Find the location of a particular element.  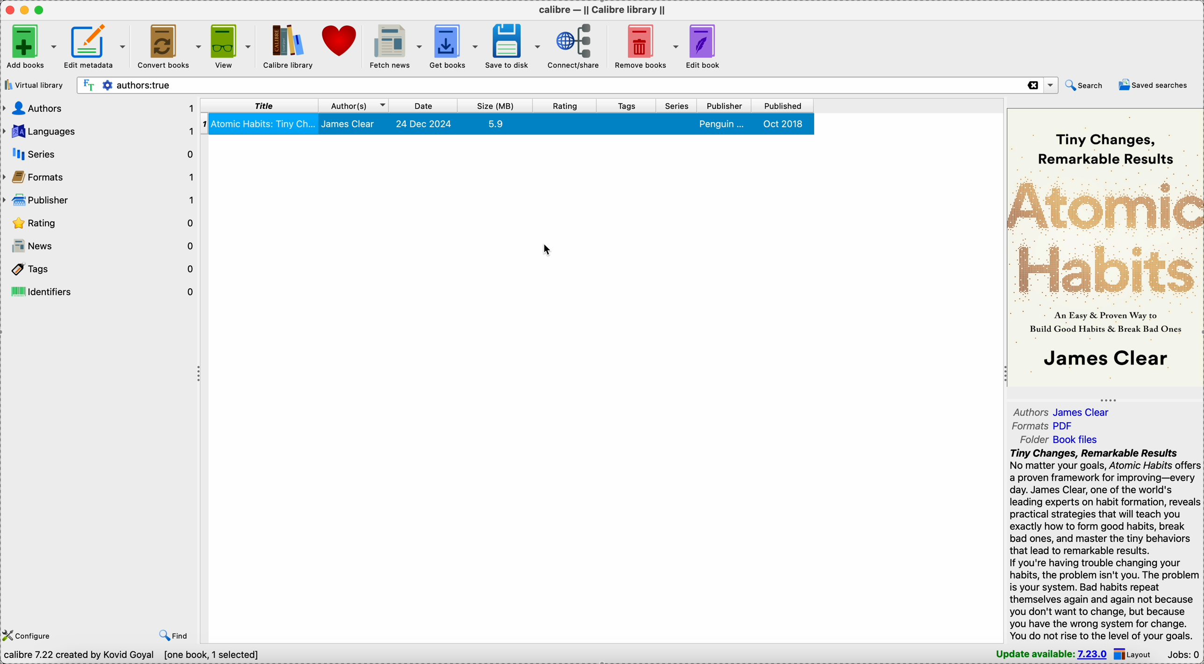

close Calibre is located at coordinates (8, 9).